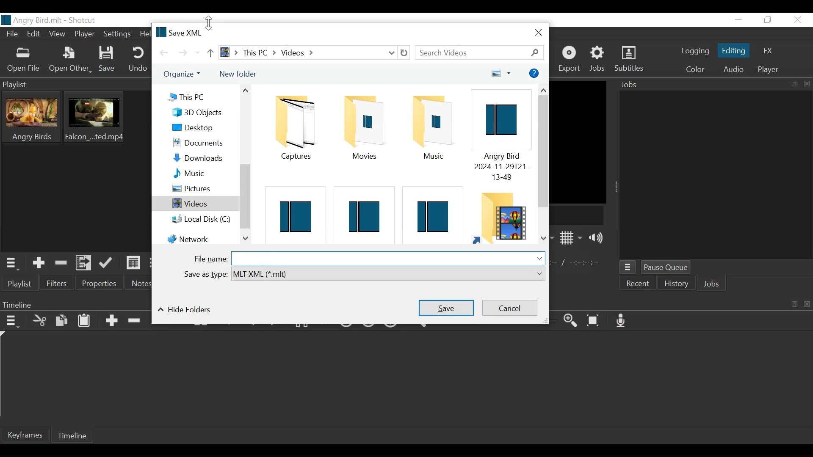 The height and width of the screenshot is (457, 813). I want to click on Shotcut File, so click(499, 137).